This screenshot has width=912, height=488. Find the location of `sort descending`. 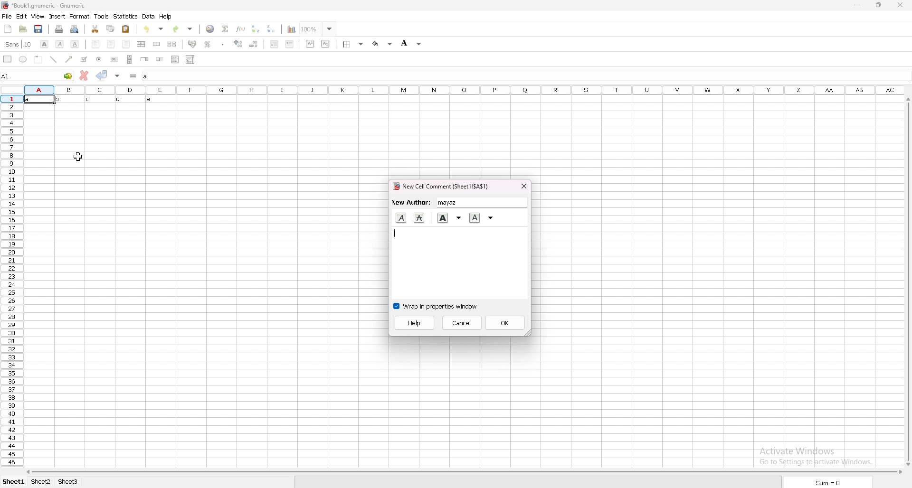

sort descending is located at coordinates (271, 29).